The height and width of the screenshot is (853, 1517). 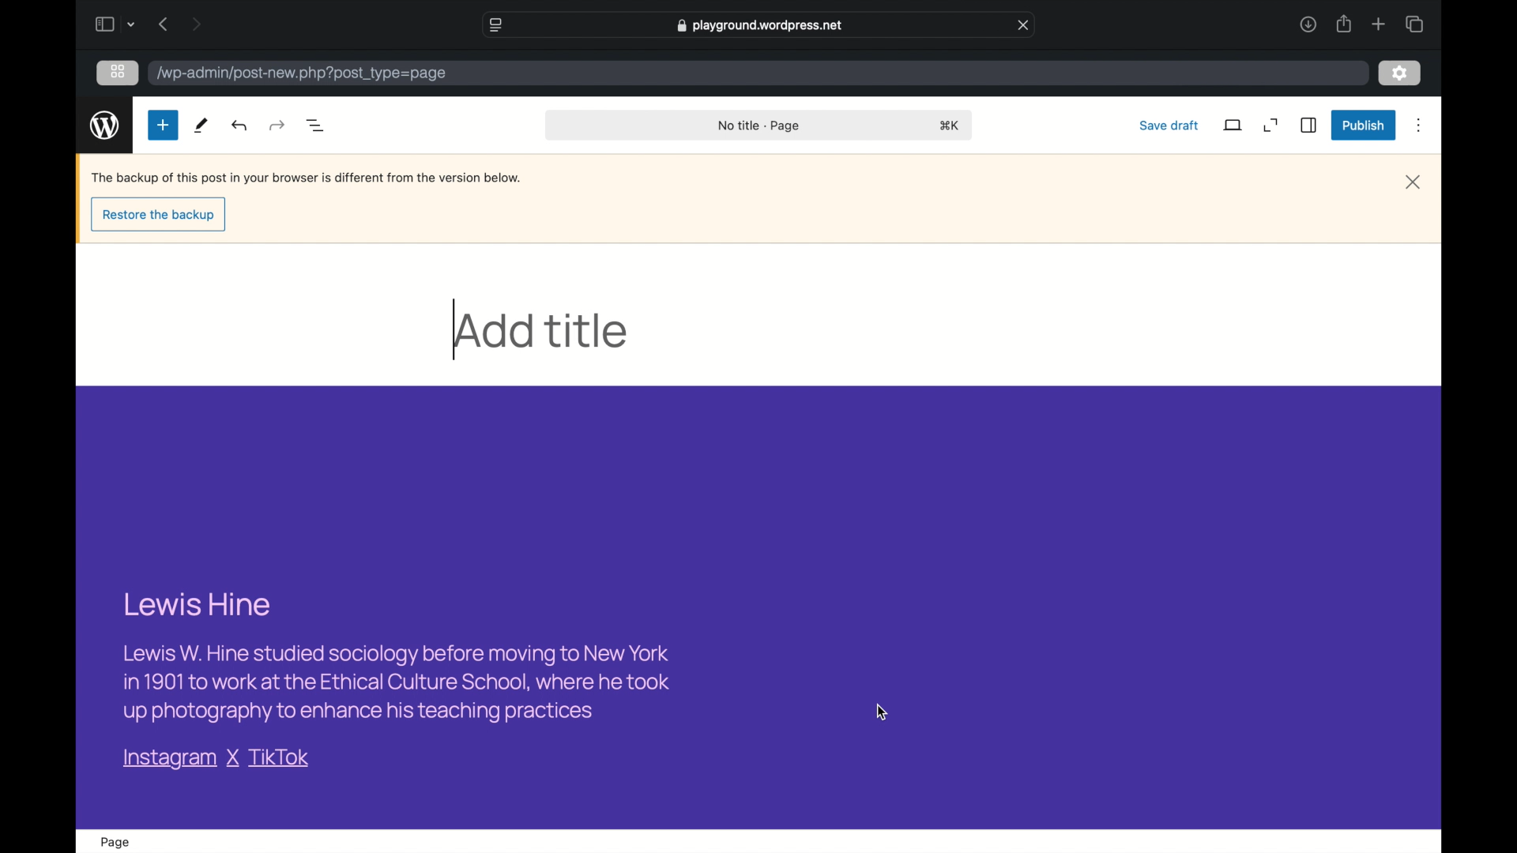 What do you see at coordinates (1233, 125) in the screenshot?
I see `view` at bounding box center [1233, 125].